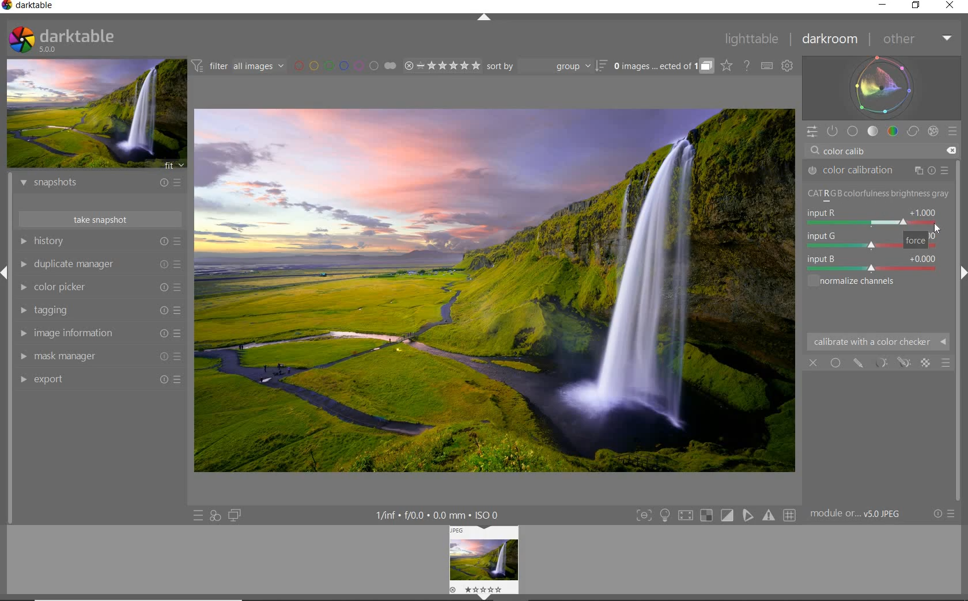  Describe the element at coordinates (496, 289) in the screenshot. I see `SELECTED IMAGE` at that location.